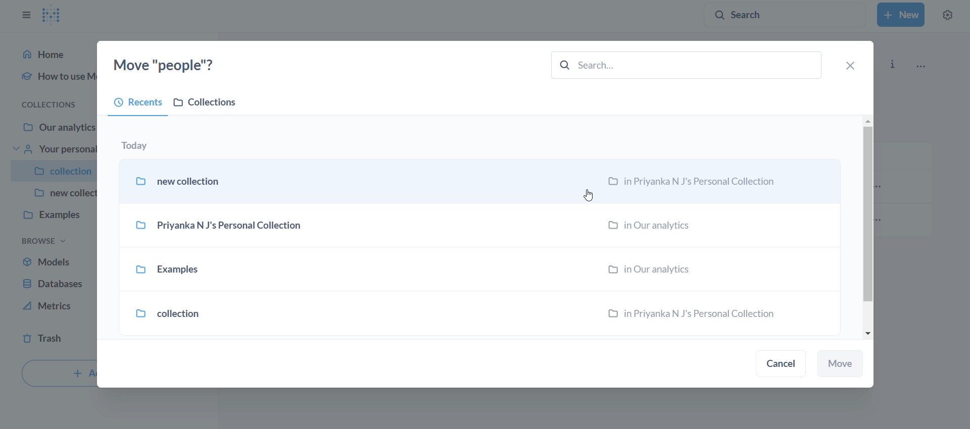  What do you see at coordinates (60, 193) in the screenshot?
I see `new collec` at bounding box center [60, 193].